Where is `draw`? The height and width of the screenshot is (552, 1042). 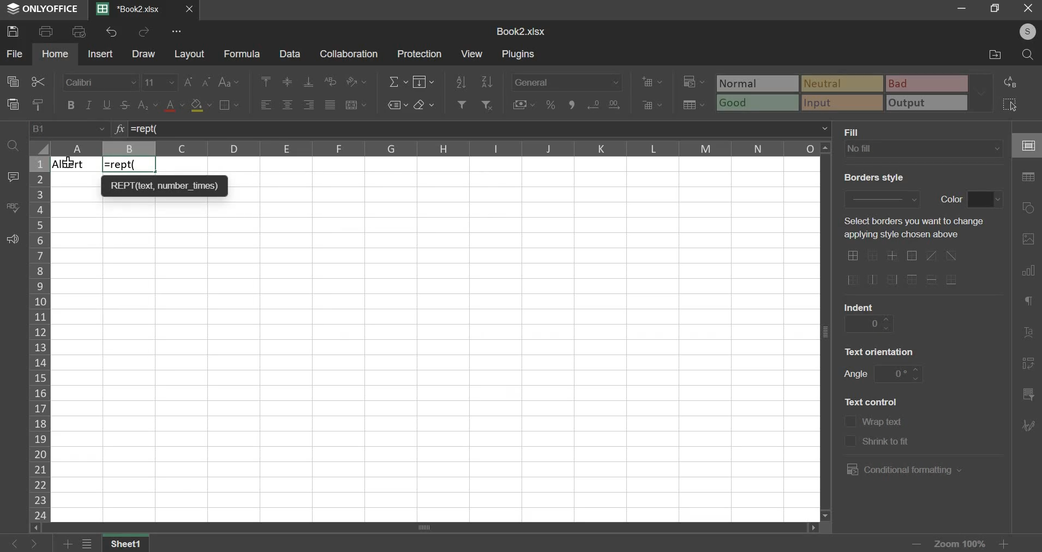 draw is located at coordinates (144, 53).